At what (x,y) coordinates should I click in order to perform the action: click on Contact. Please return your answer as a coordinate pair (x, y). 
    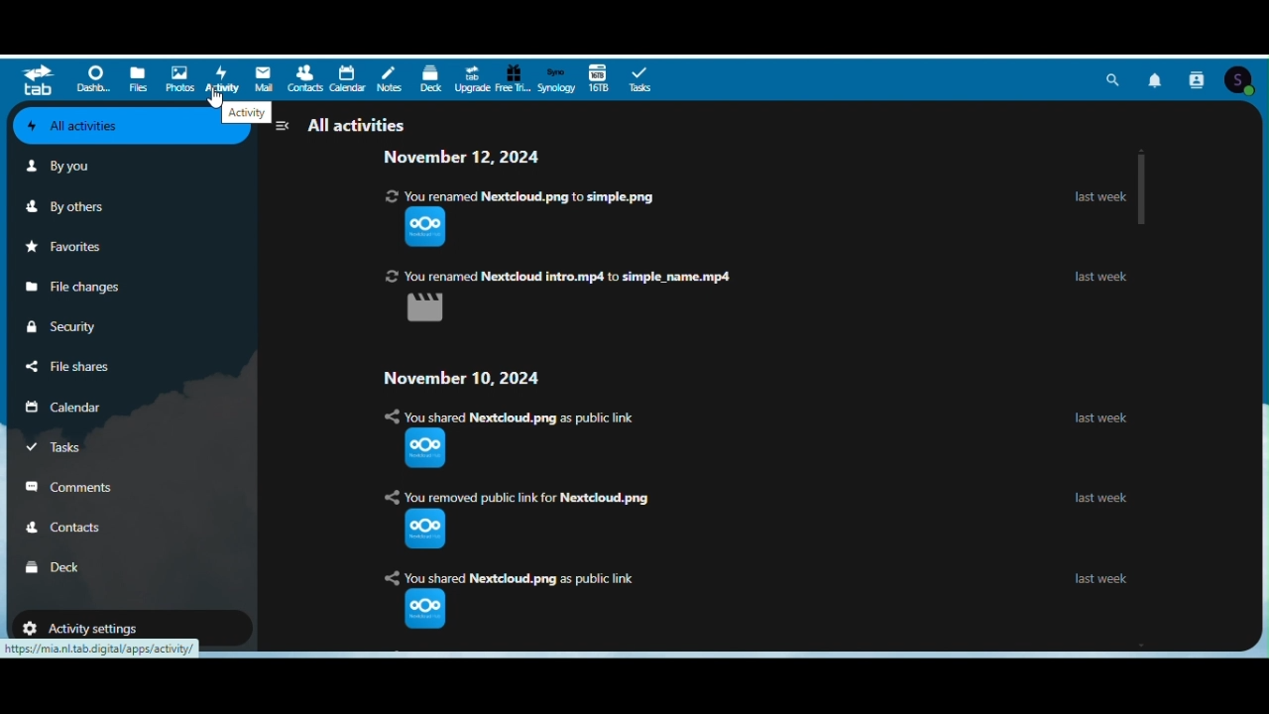
    Looking at the image, I should click on (1198, 77).